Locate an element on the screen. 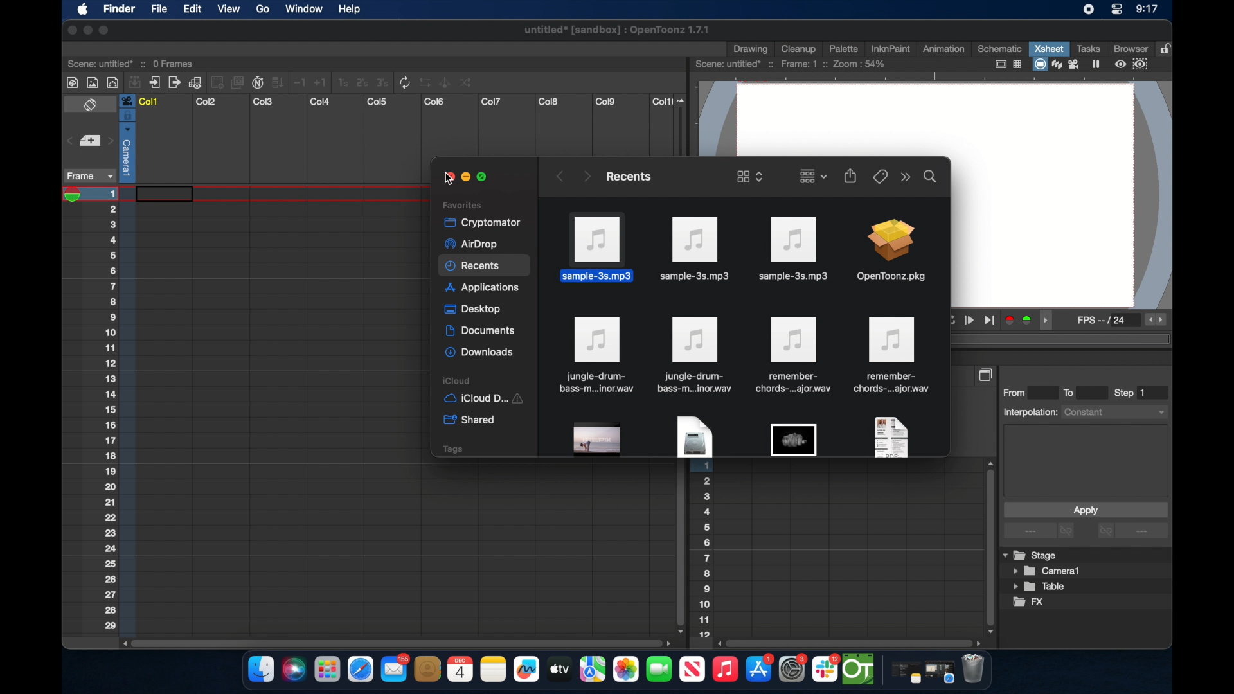 The width and height of the screenshot is (1234, 694). contacts is located at coordinates (428, 669).